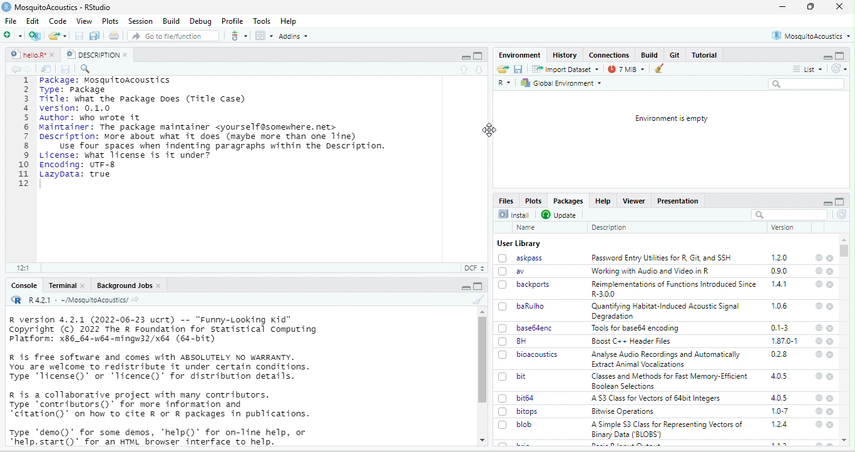  Describe the element at coordinates (110, 21) in the screenshot. I see `Plots` at that location.